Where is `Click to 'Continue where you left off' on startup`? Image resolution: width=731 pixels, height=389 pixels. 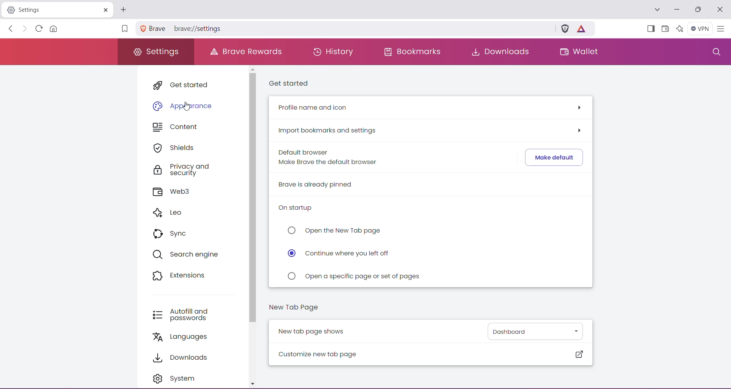
Click to 'Continue where you left off' on startup is located at coordinates (339, 253).